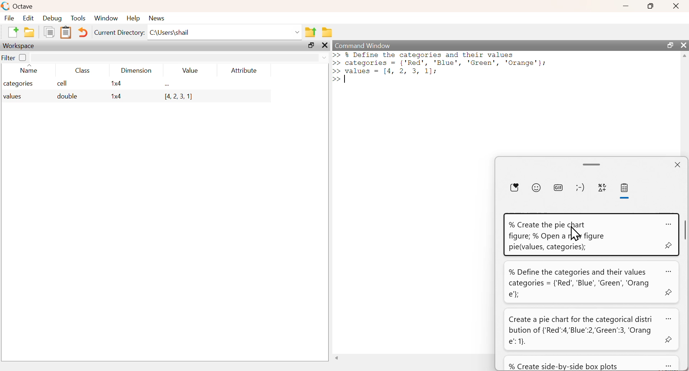  I want to click on % Create the pie chart
figure; % Open a new figure
pie(values, categories);, so click(557, 236).